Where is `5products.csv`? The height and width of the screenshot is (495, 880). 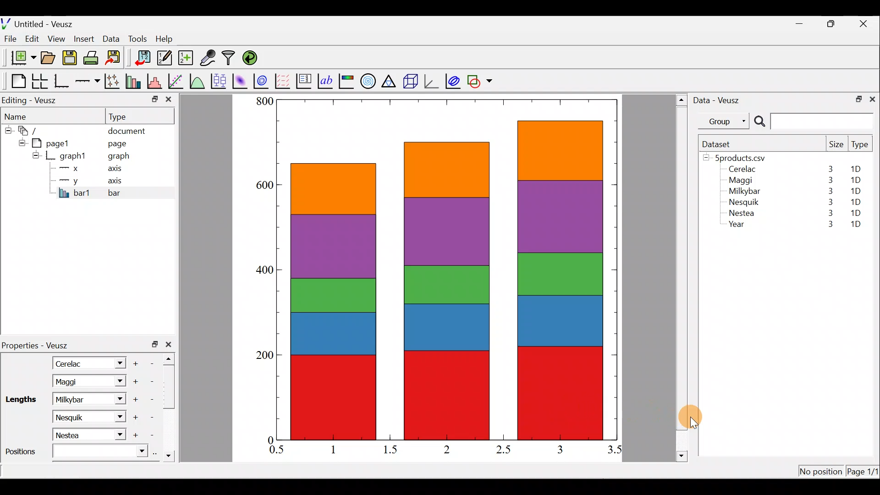
5products.csv is located at coordinates (739, 157).